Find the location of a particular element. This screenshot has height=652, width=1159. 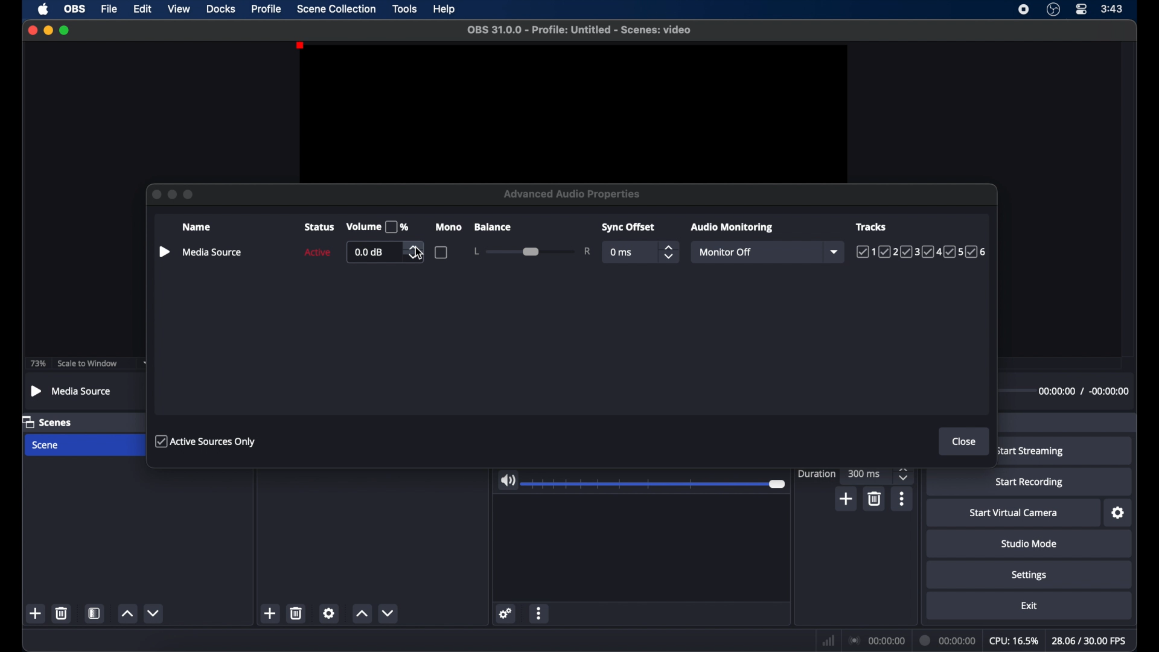

stepper buttons is located at coordinates (416, 252).